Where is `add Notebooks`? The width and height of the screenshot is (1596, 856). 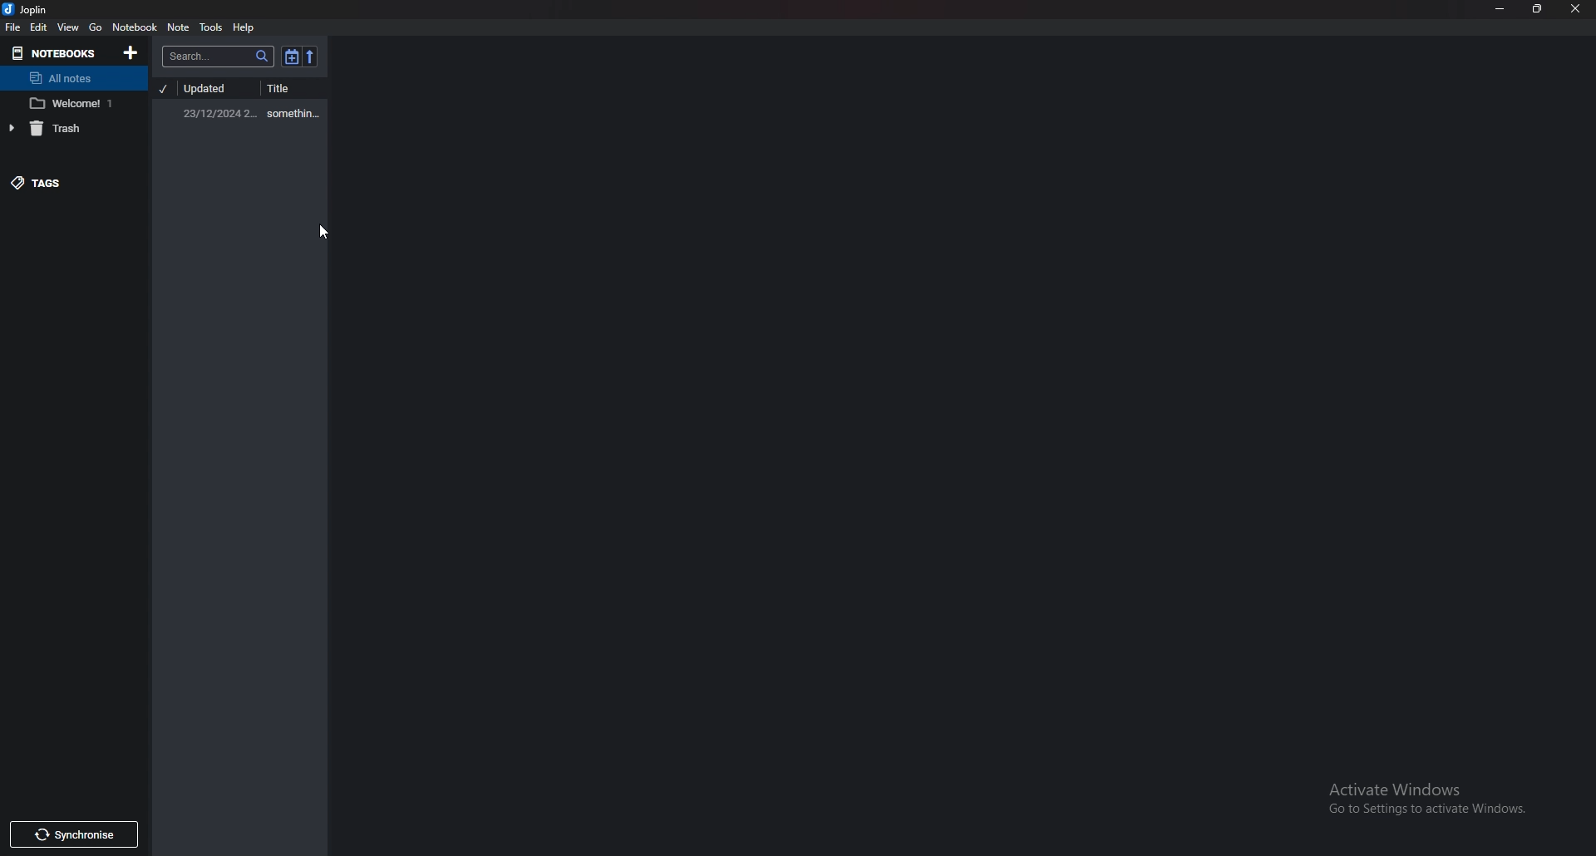
add Notebooks is located at coordinates (131, 53).